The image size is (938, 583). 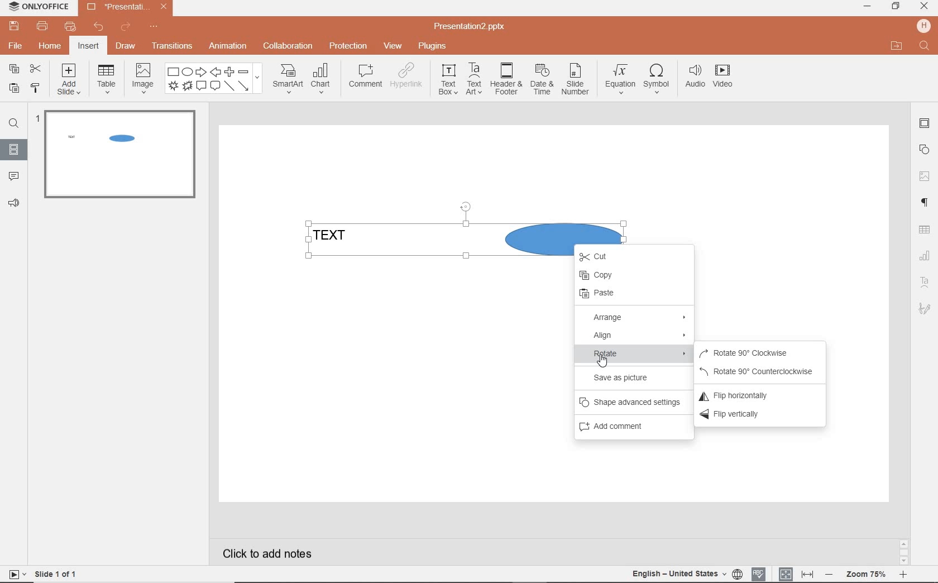 What do you see at coordinates (759, 371) in the screenshot?
I see `ROTATE 90 COUNTERCLOCKWISE` at bounding box center [759, 371].